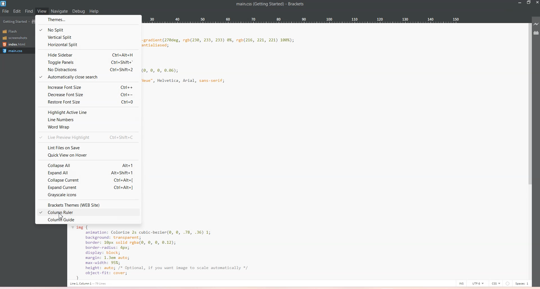 The width and height of the screenshot is (540, 289). What do you see at coordinates (88, 213) in the screenshot?
I see `Column Ruler` at bounding box center [88, 213].